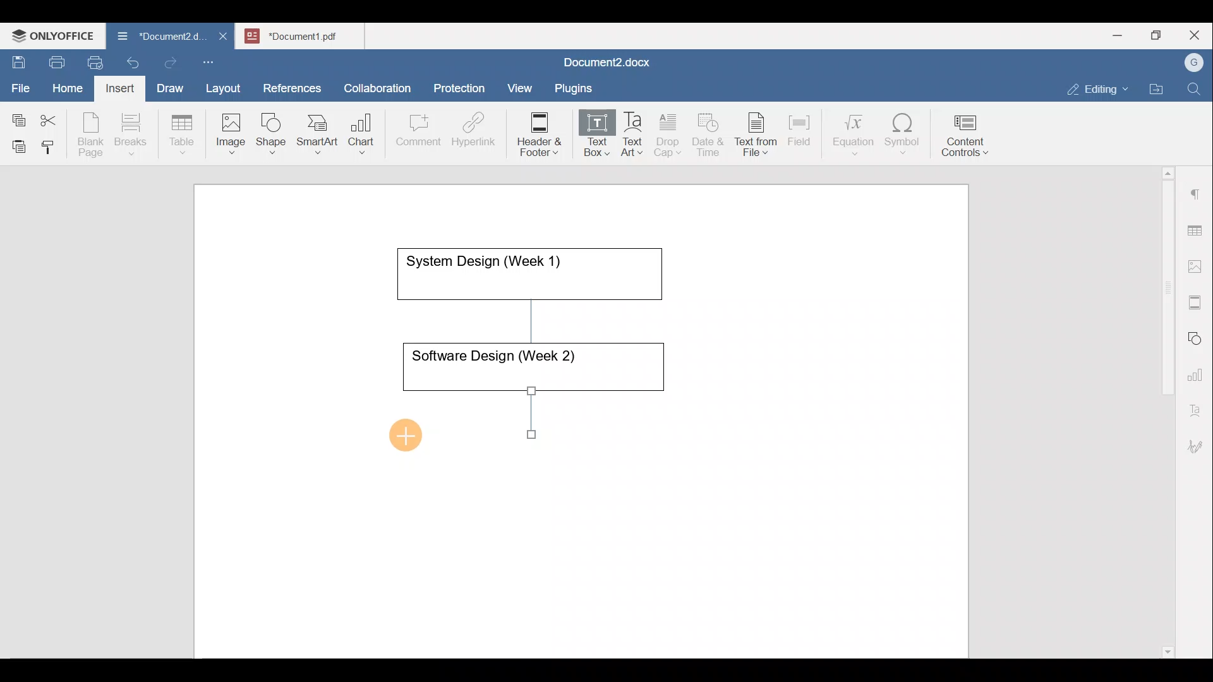 This screenshot has height=682, width=1213. Describe the element at coordinates (92, 135) in the screenshot. I see `Blank page` at that location.